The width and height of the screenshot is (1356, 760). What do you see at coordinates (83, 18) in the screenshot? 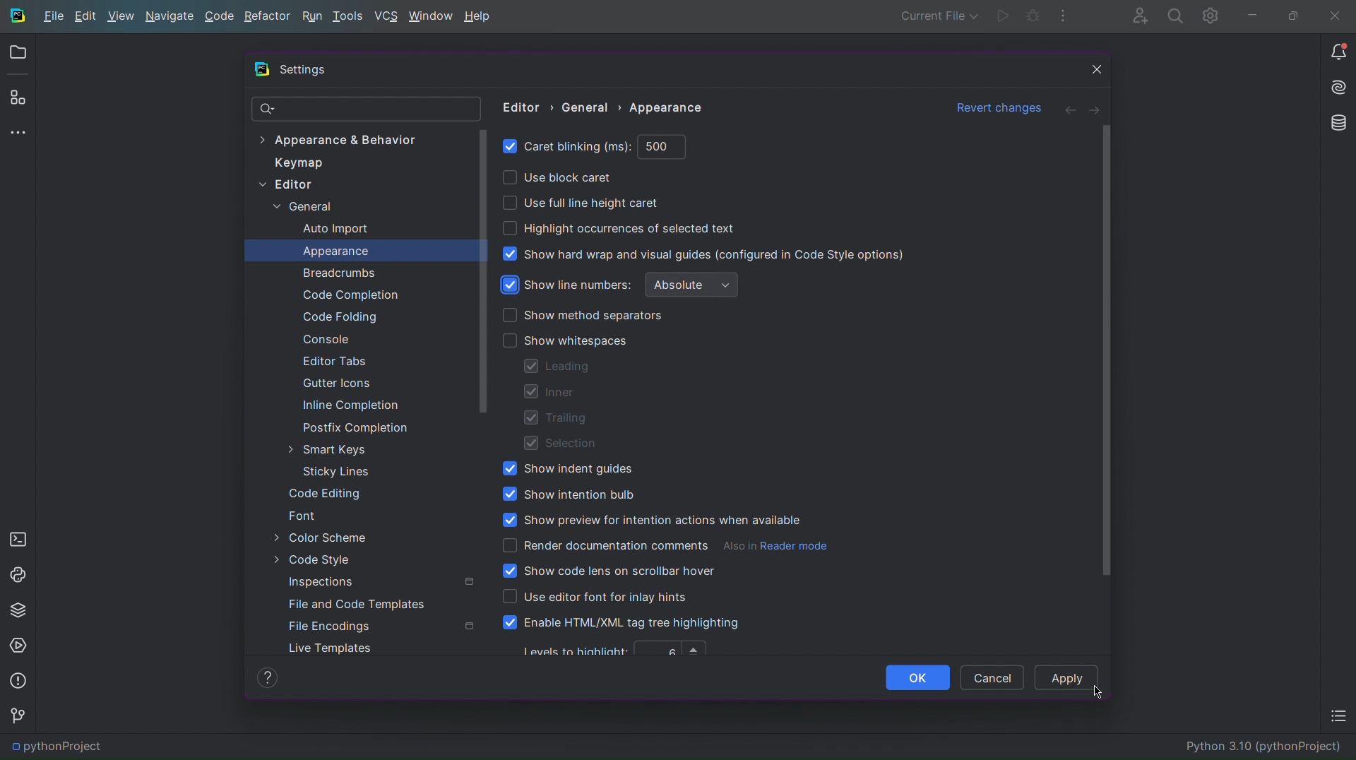
I see `Edit` at bounding box center [83, 18].